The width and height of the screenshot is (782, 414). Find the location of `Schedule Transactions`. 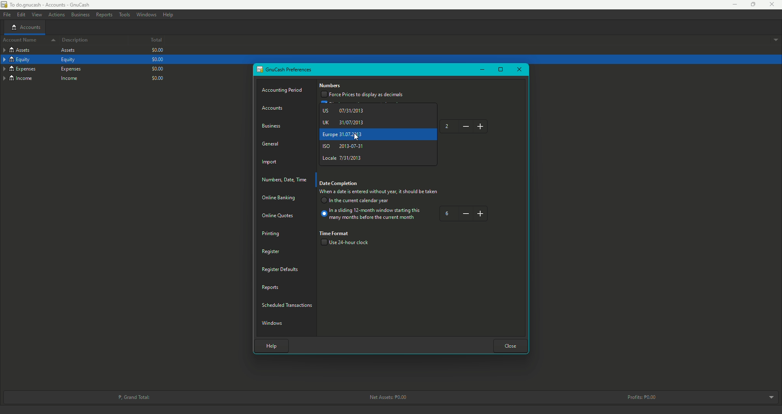

Schedule Transactions is located at coordinates (288, 304).